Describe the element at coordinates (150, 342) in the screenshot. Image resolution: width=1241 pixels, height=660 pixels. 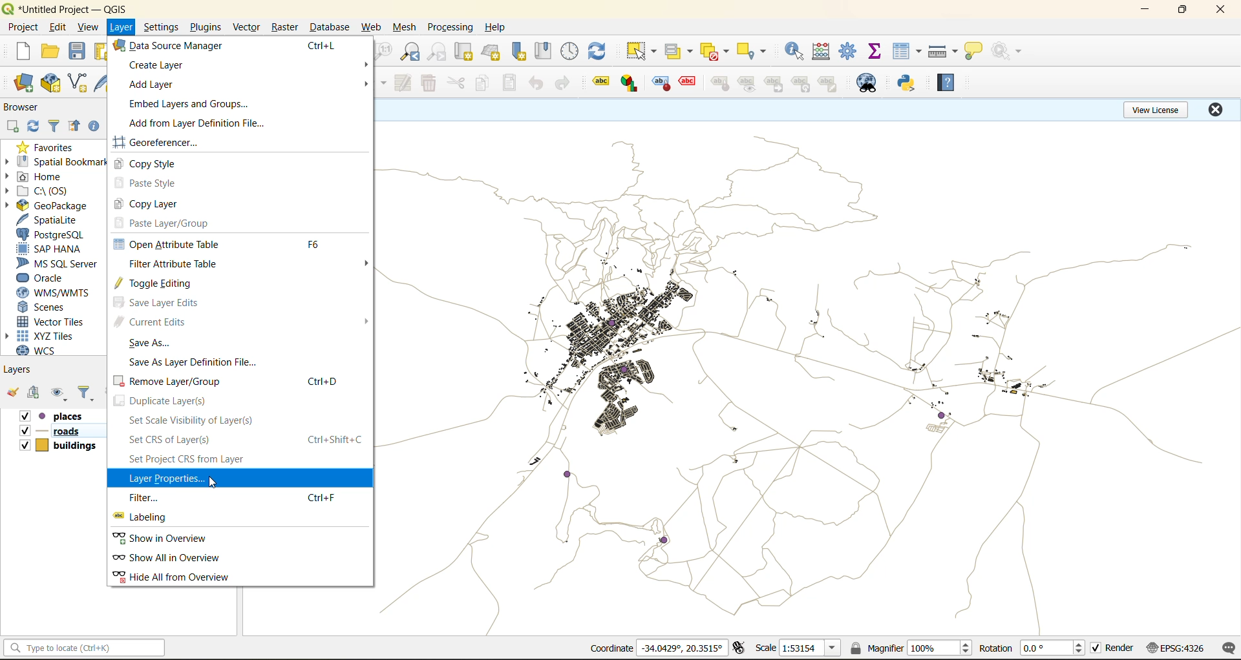
I see `save as` at that location.